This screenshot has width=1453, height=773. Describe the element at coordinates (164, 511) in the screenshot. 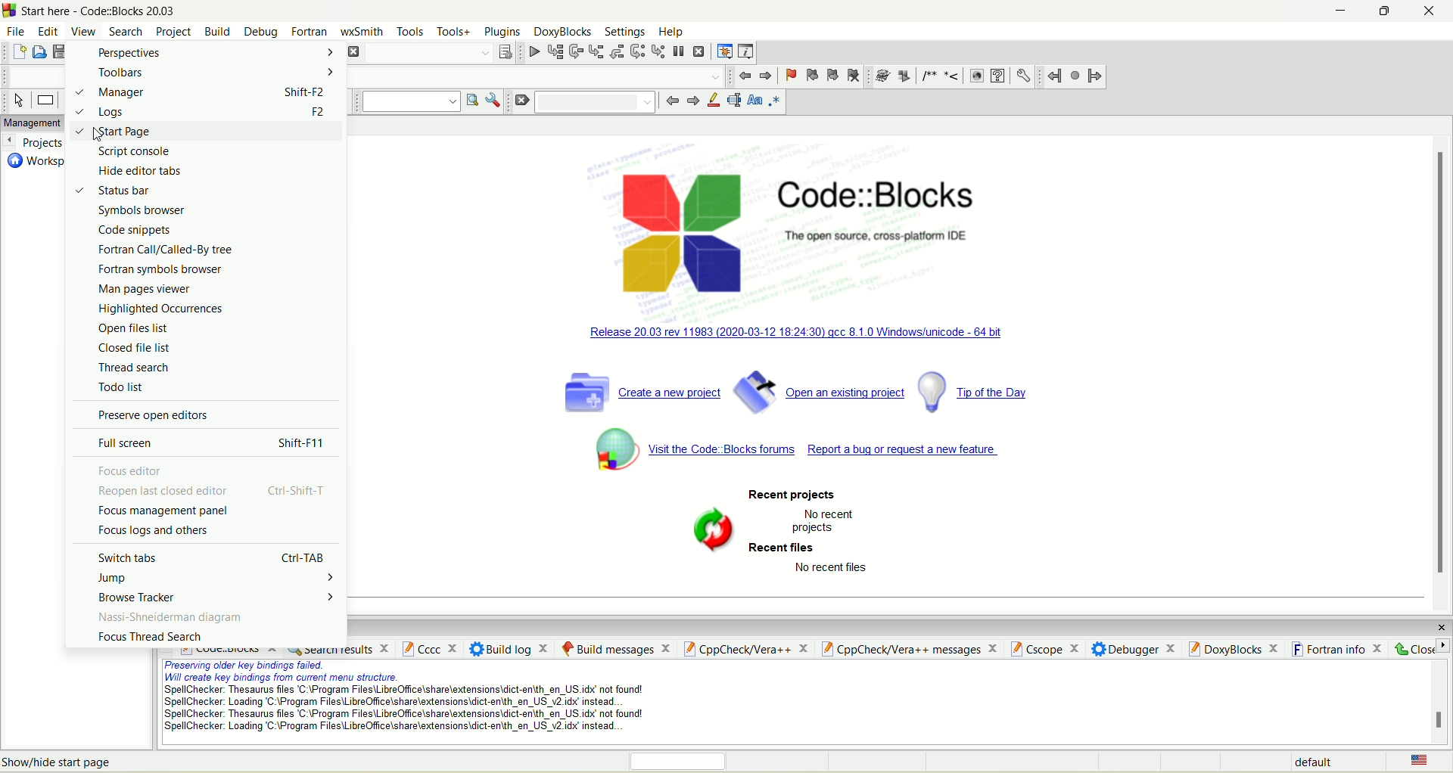

I see `focus management panel` at that location.